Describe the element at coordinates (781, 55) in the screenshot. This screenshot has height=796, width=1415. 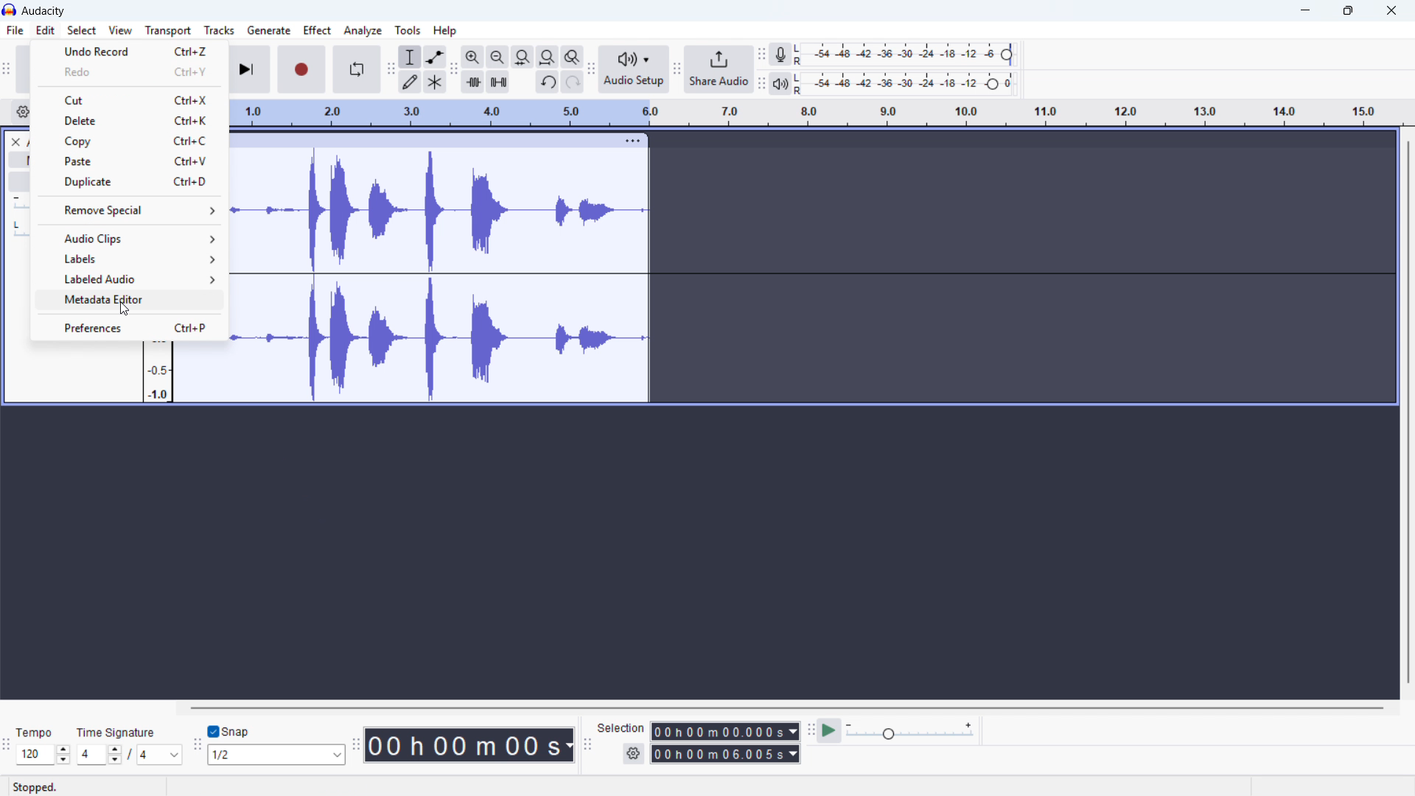
I see `recording meter ` at that location.